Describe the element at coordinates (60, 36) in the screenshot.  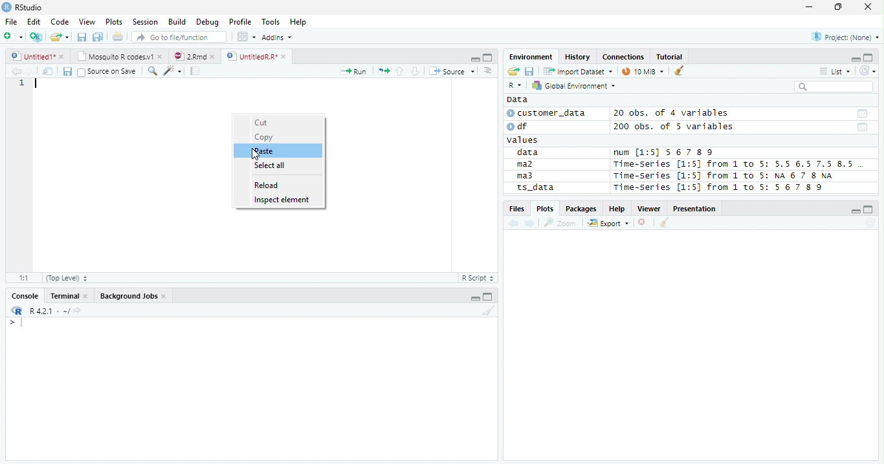
I see `Open Folder` at that location.